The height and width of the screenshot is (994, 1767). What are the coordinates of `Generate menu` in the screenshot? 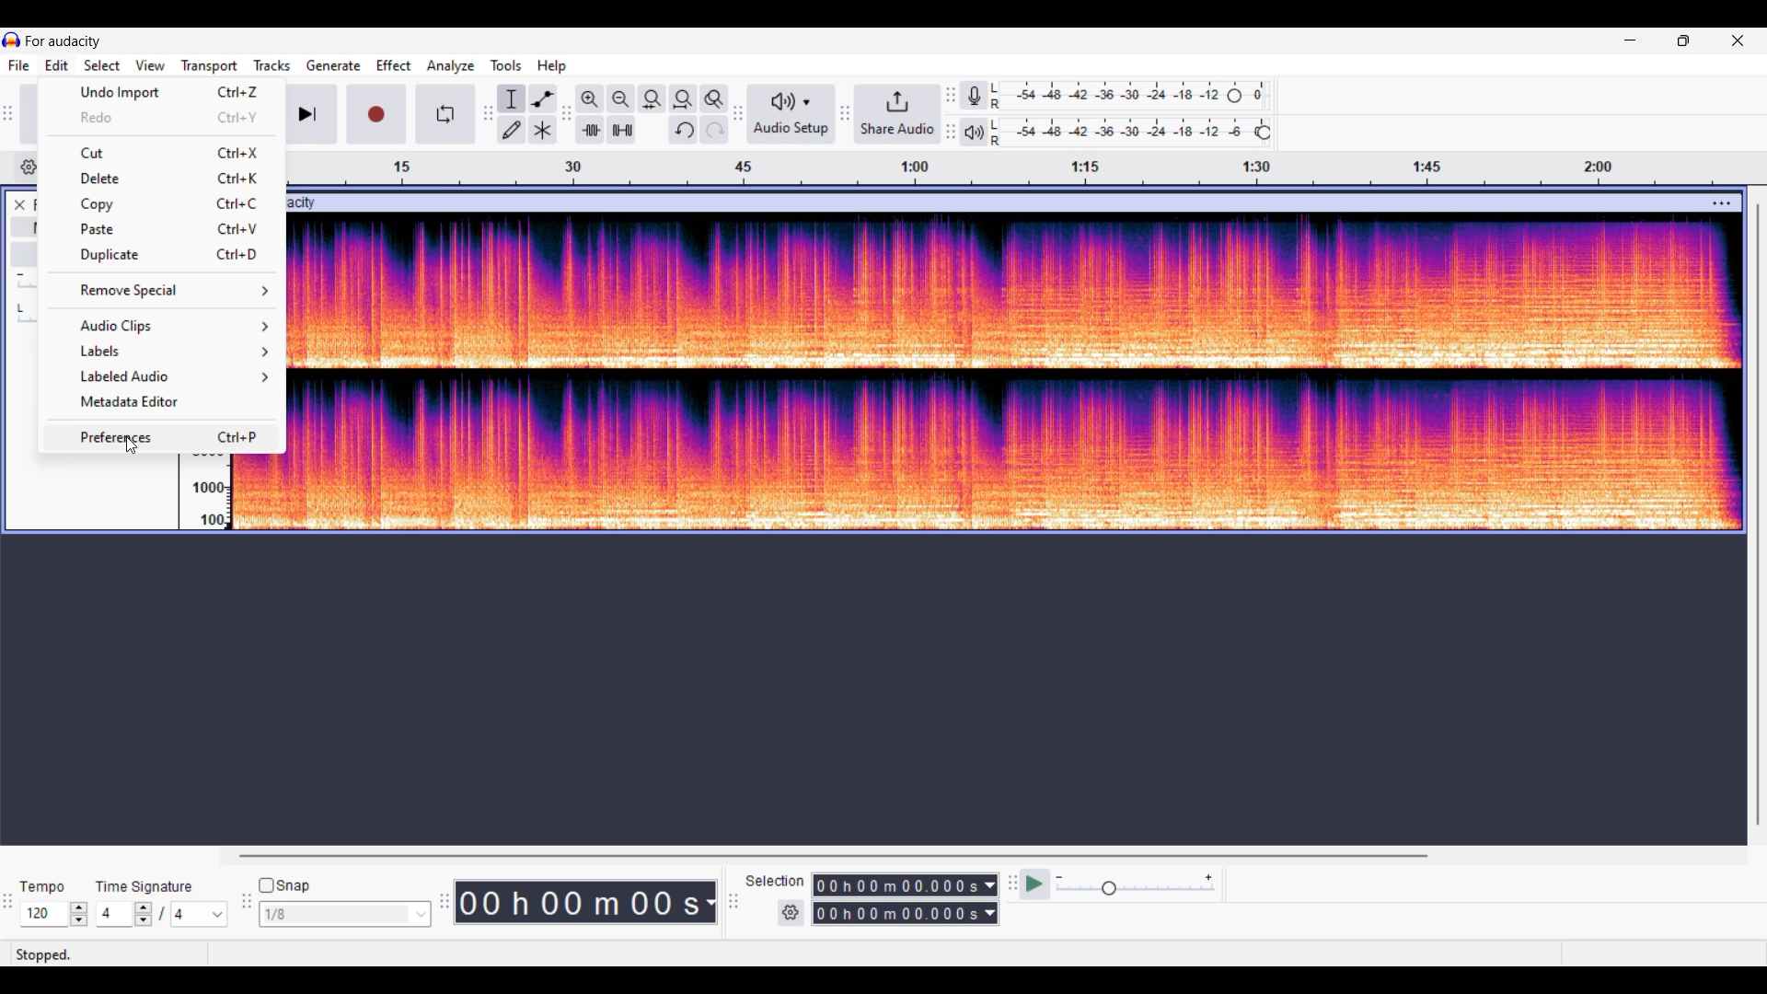 It's located at (334, 65).